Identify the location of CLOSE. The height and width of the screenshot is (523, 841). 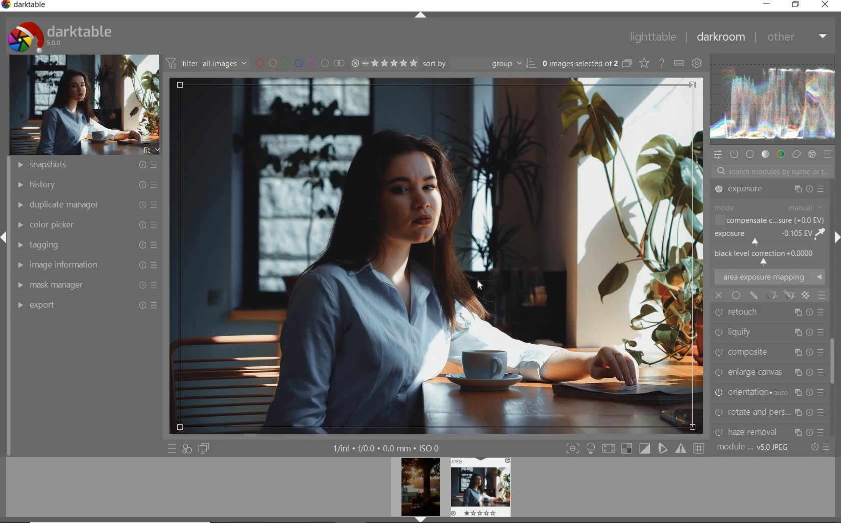
(825, 5).